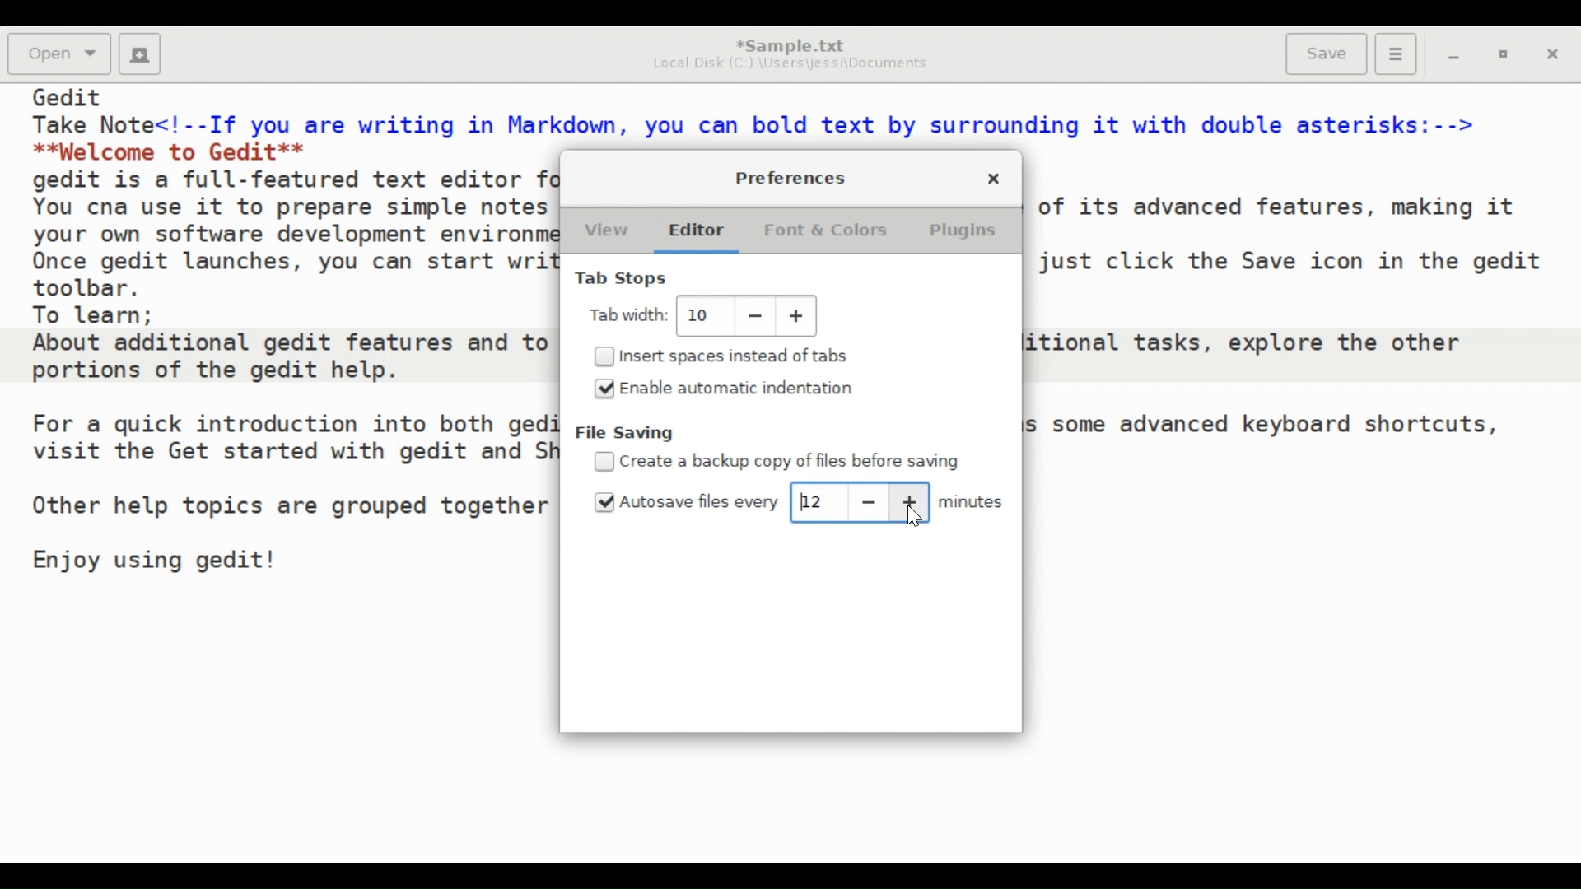 Image resolution: width=1581 pixels, height=889 pixels. Describe the element at coordinates (790, 42) in the screenshot. I see `*Sample.txt` at that location.